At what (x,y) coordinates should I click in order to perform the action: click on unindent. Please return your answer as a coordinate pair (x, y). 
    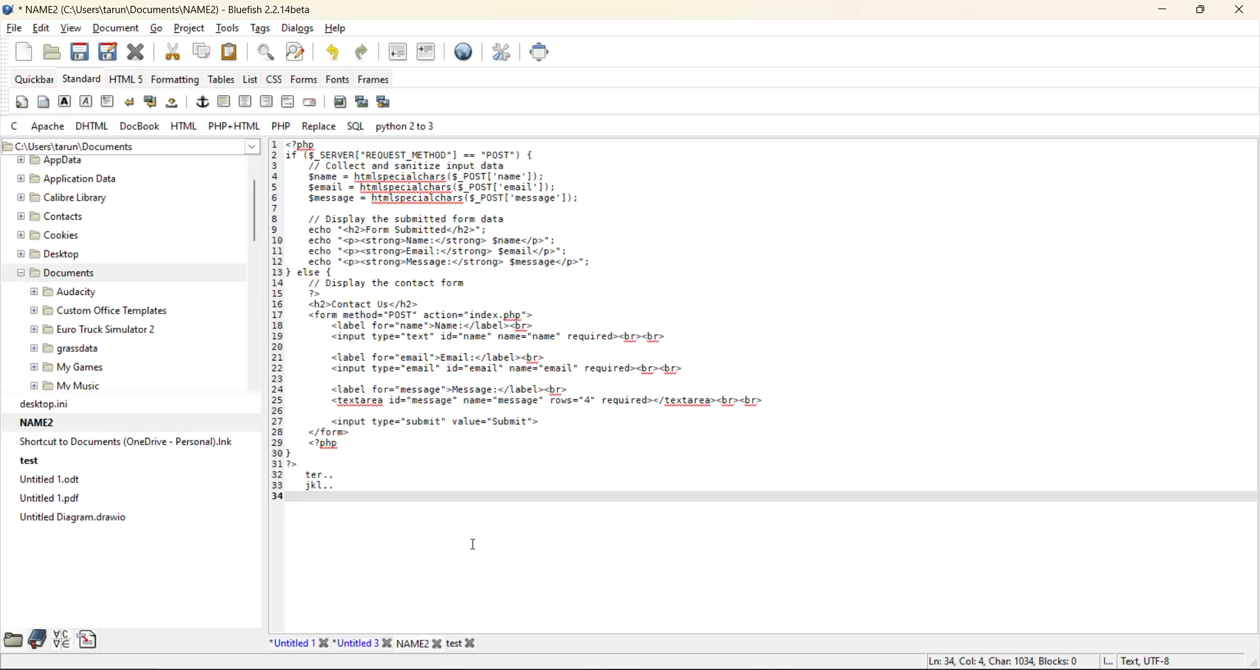
    Looking at the image, I should click on (398, 52).